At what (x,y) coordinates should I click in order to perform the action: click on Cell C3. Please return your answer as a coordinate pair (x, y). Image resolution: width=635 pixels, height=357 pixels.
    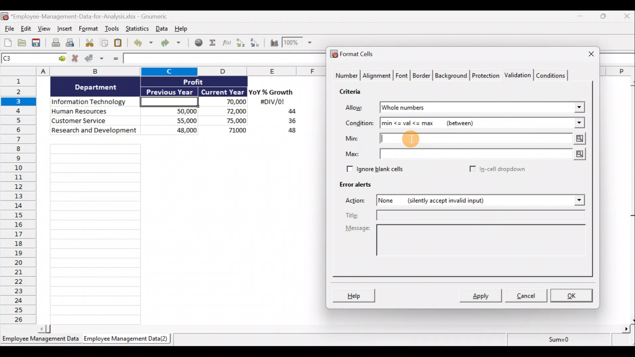
    Looking at the image, I should click on (167, 101).